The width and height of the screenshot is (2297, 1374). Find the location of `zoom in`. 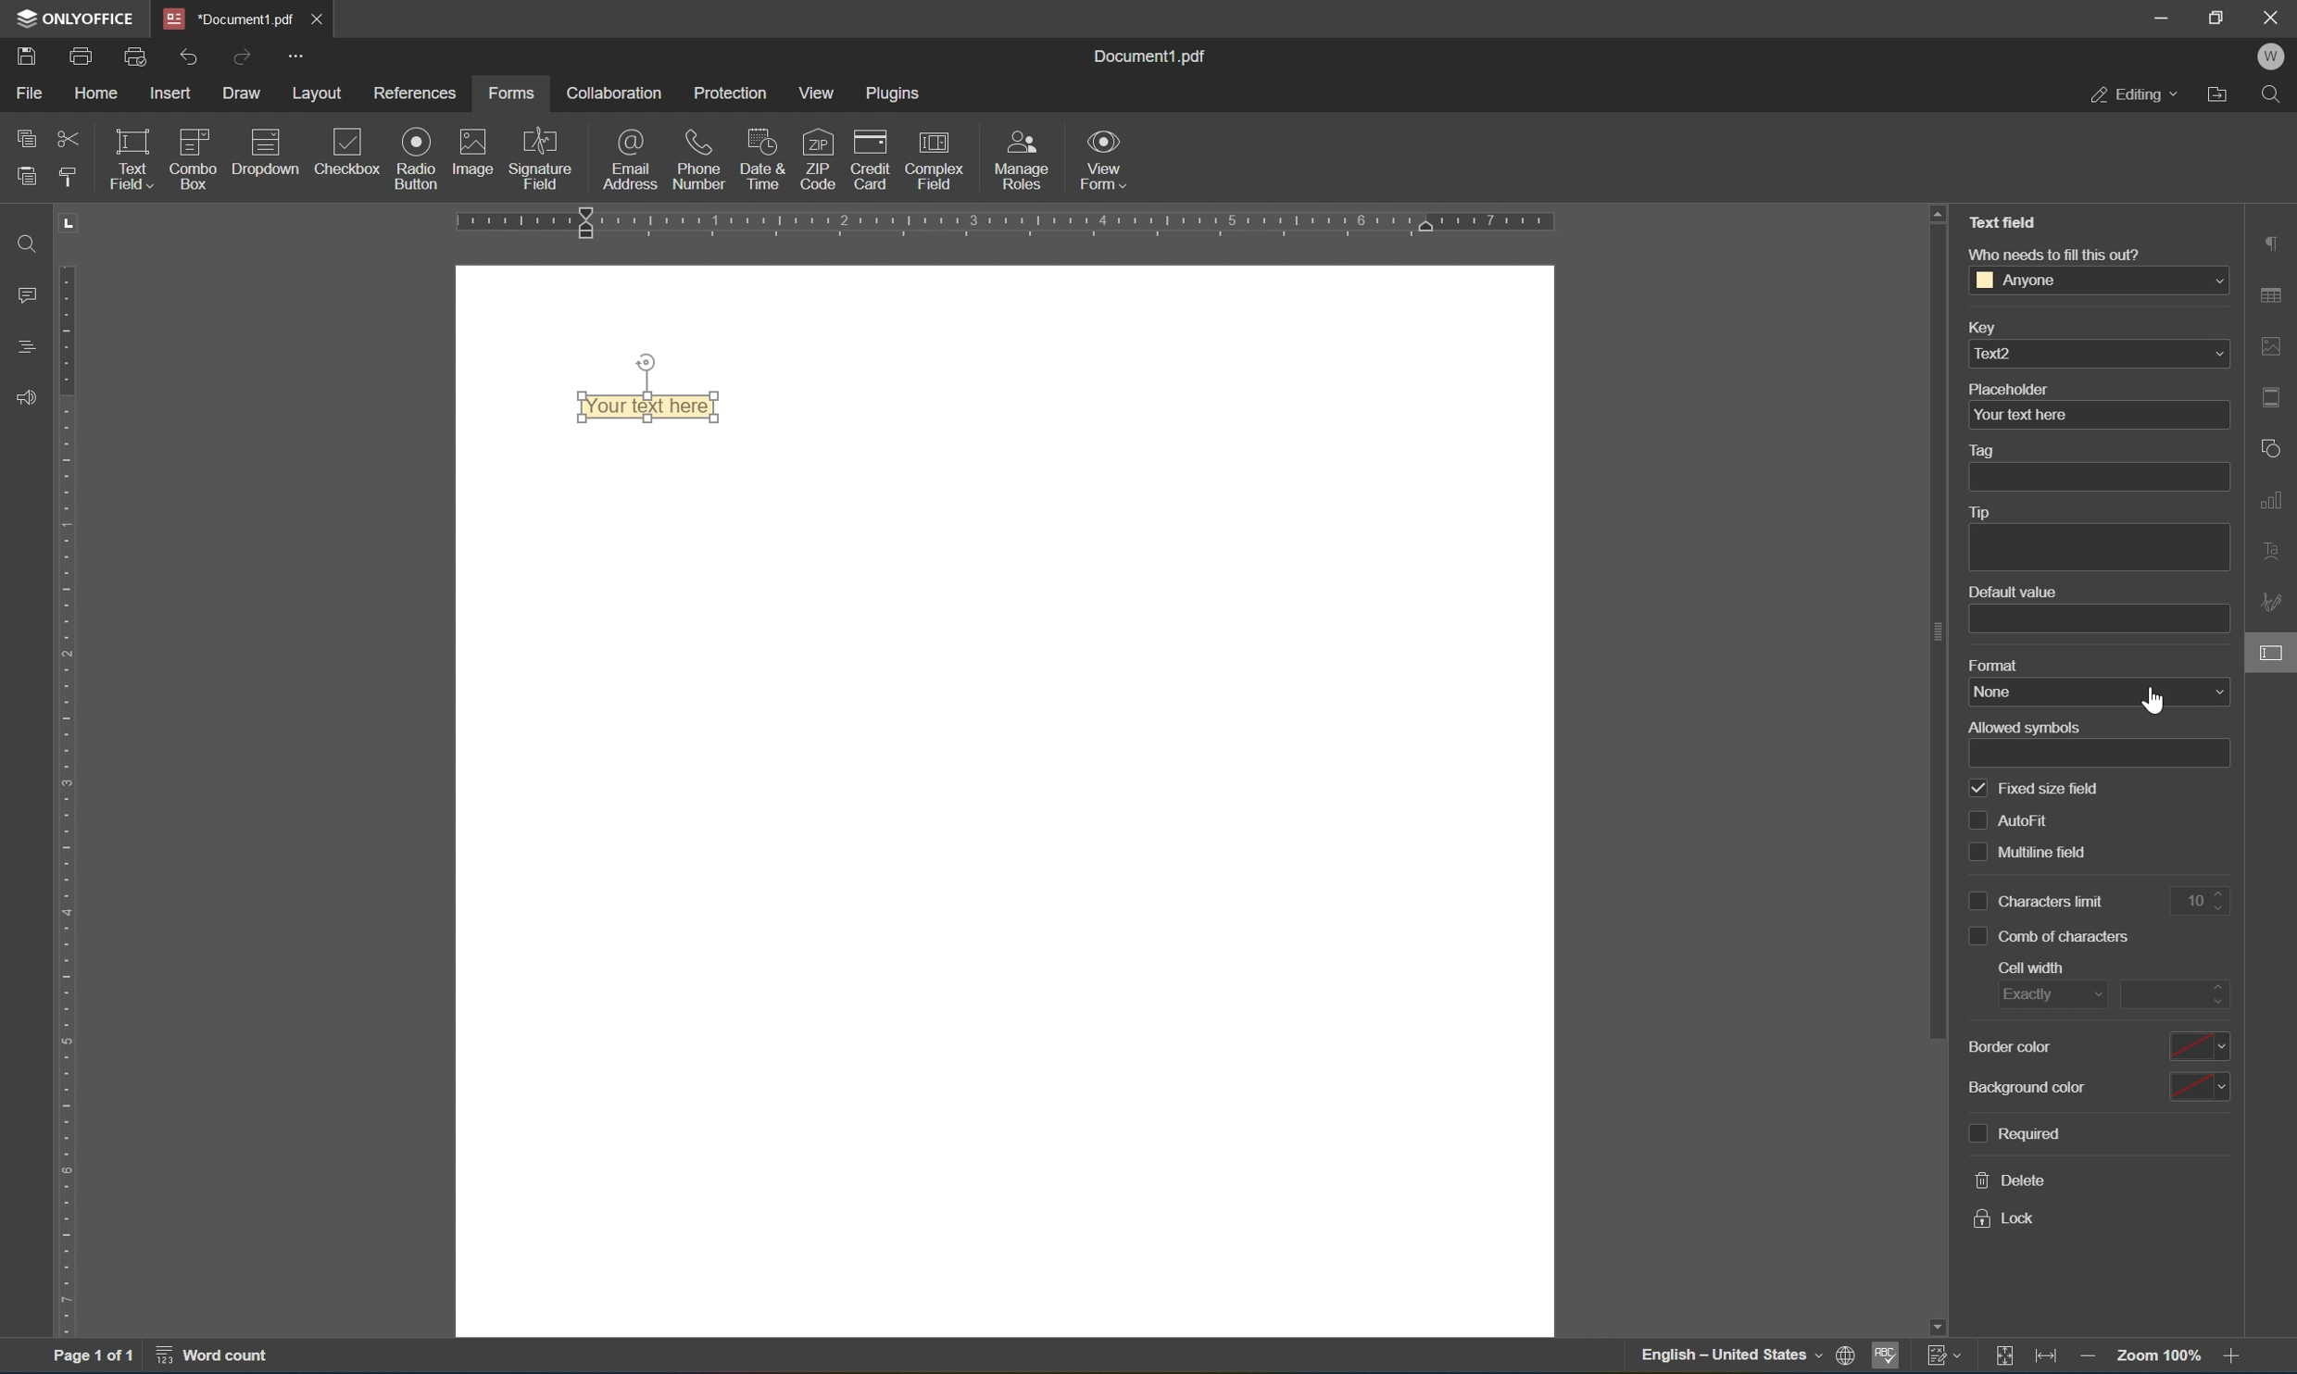

zoom in is located at coordinates (2231, 1356).